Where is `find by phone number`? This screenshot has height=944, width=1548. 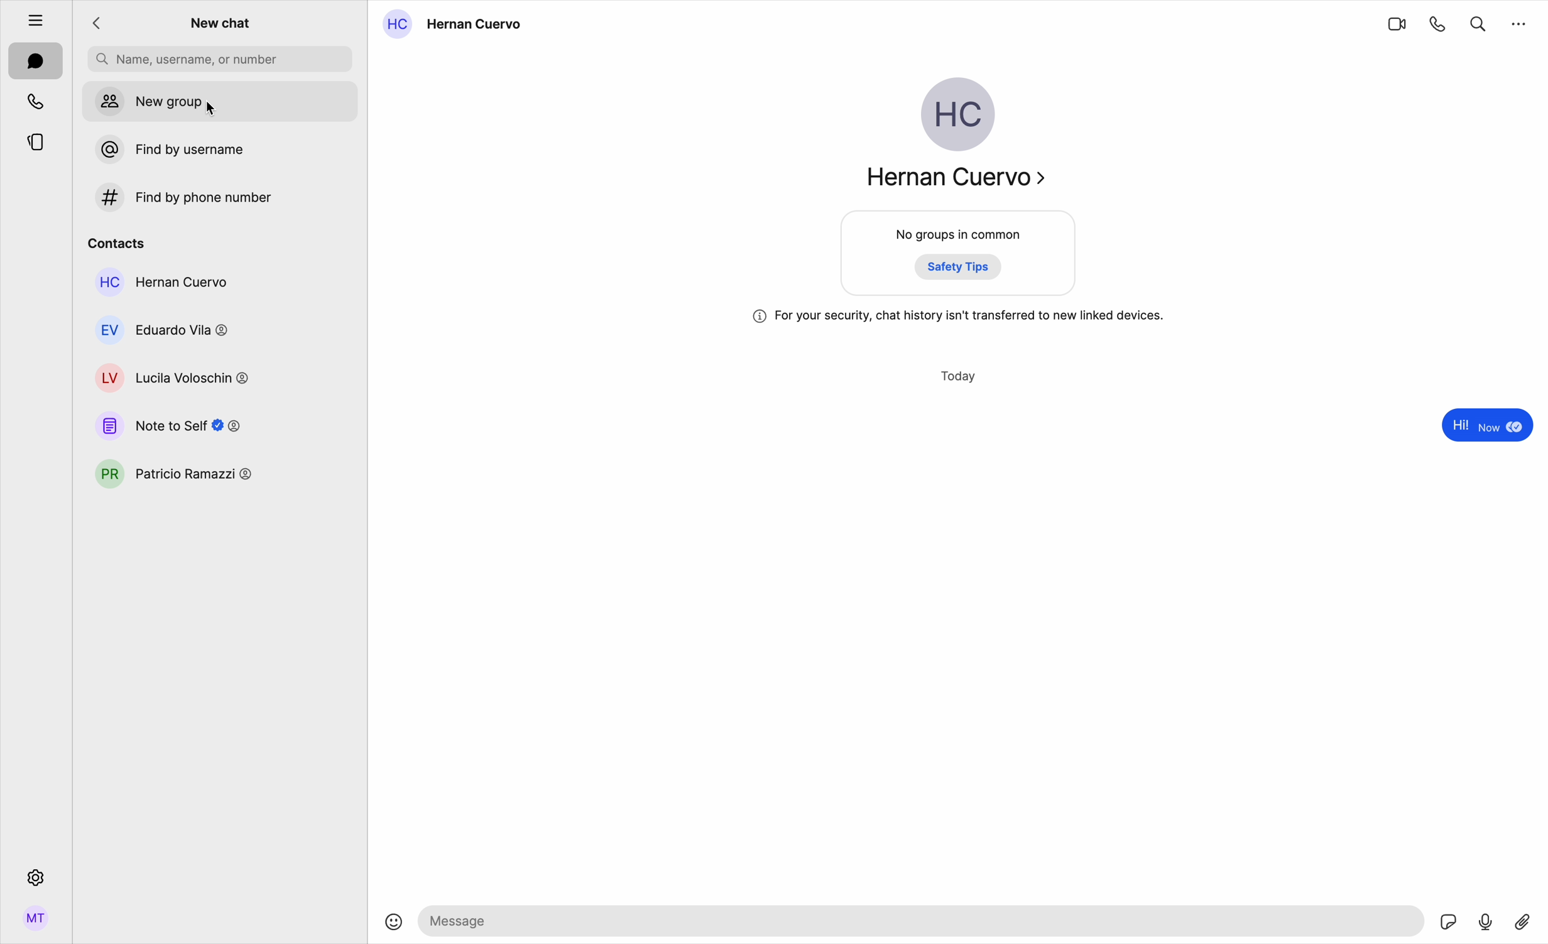 find by phone number is located at coordinates (179, 197).